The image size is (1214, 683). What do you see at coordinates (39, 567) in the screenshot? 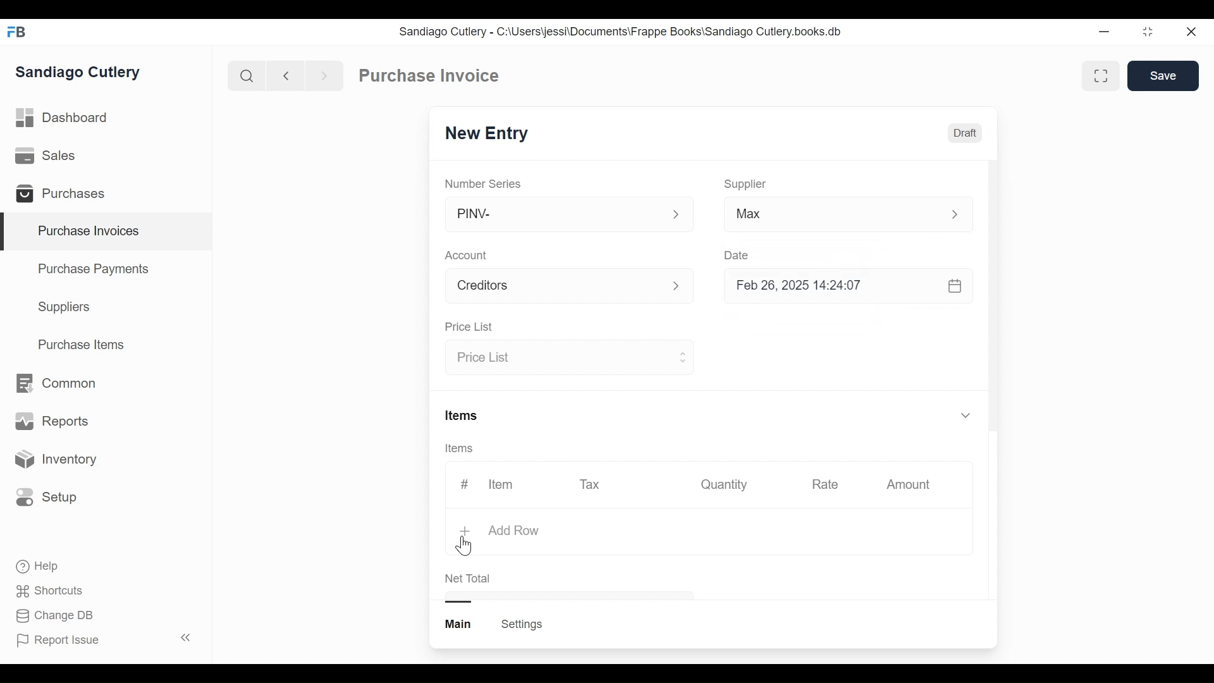
I see `Help` at bounding box center [39, 567].